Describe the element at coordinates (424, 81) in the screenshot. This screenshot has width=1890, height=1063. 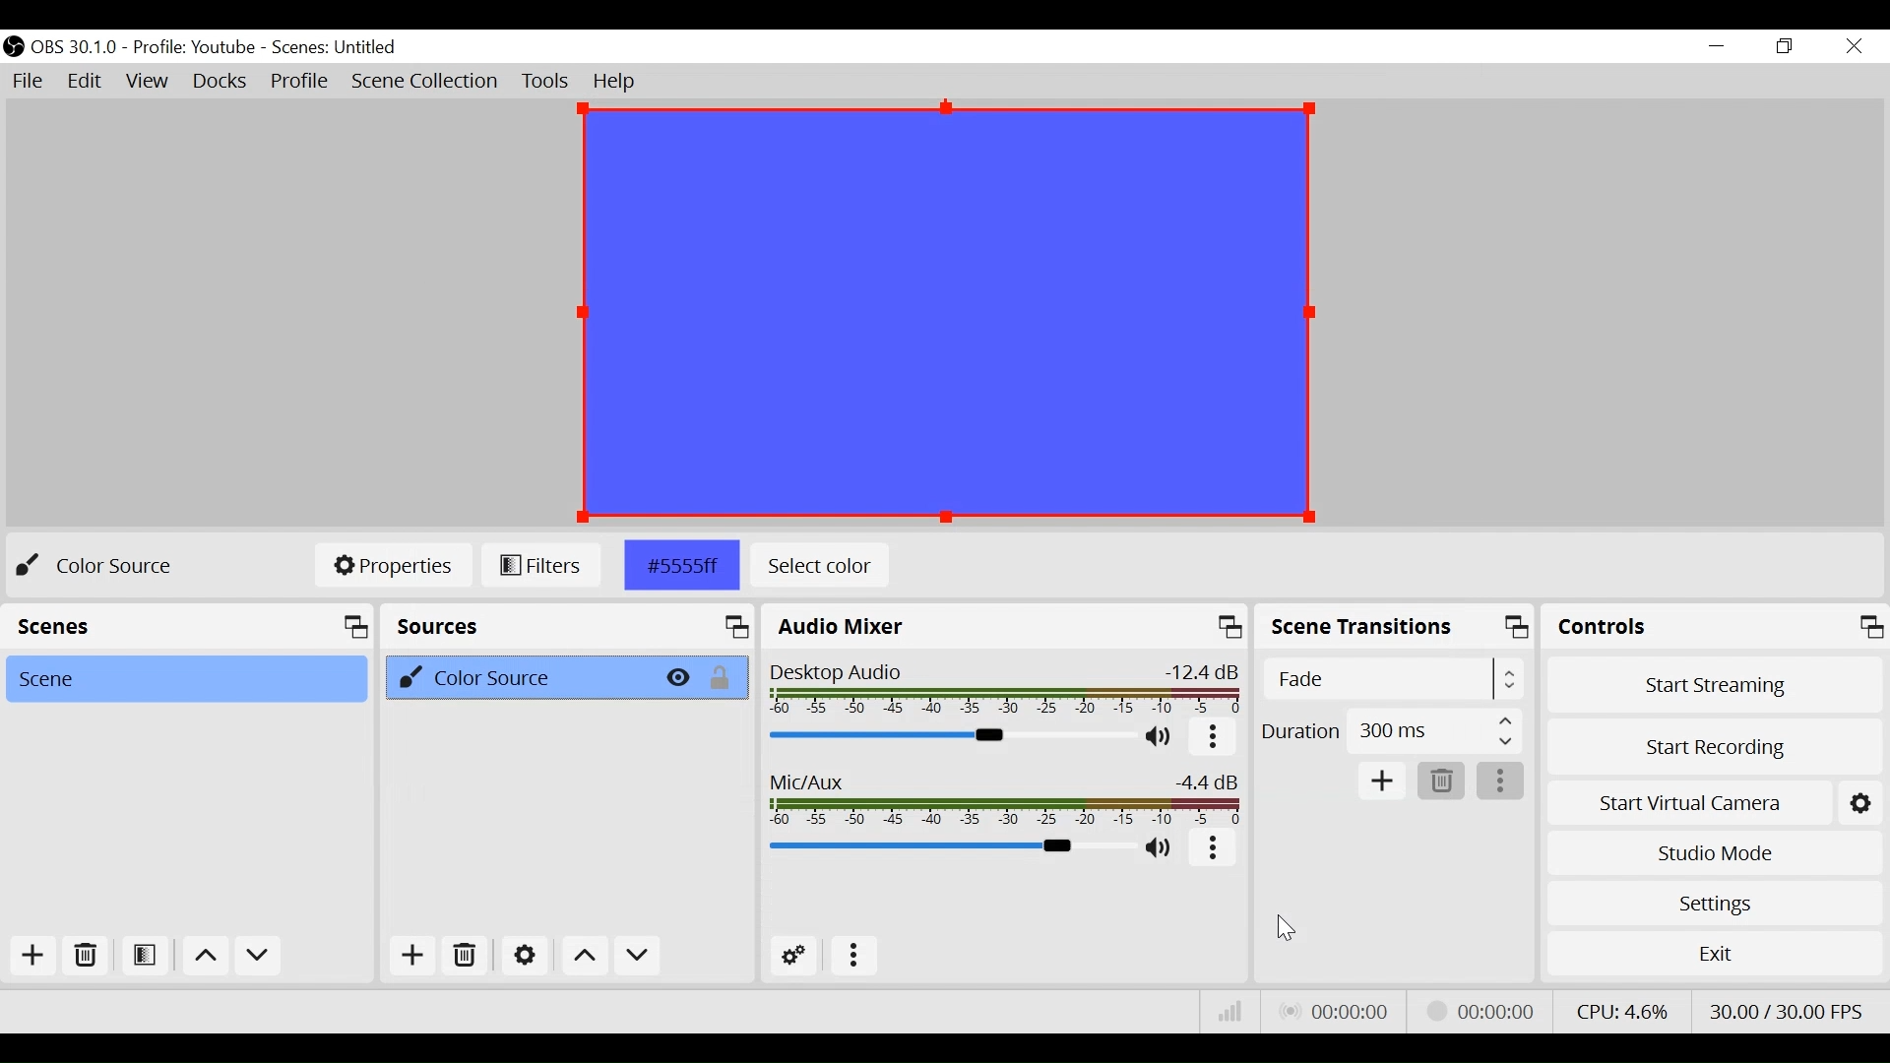
I see `Scene Collection` at that location.